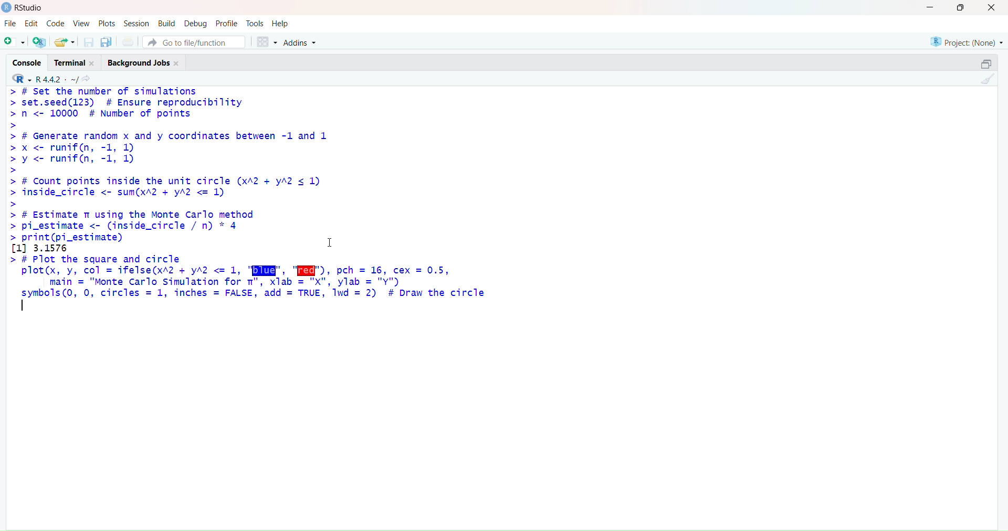 The width and height of the screenshot is (1008, 531). Describe the element at coordinates (75, 62) in the screenshot. I see `Terminal` at that location.